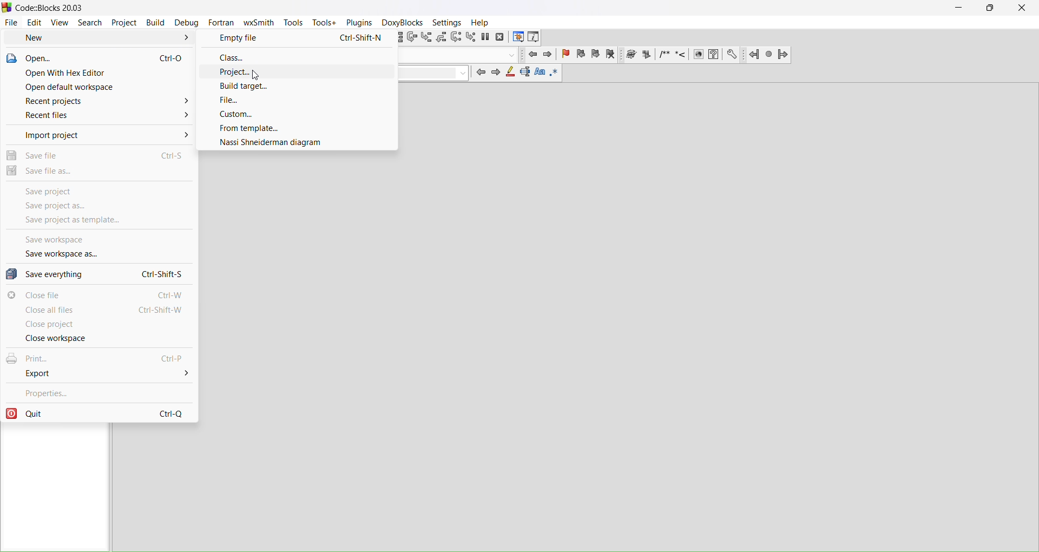 This screenshot has height=552, width=1039. What do you see at coordinates (61, 23) in the screenshot?
I see `view` at bounding box center [61, 23].